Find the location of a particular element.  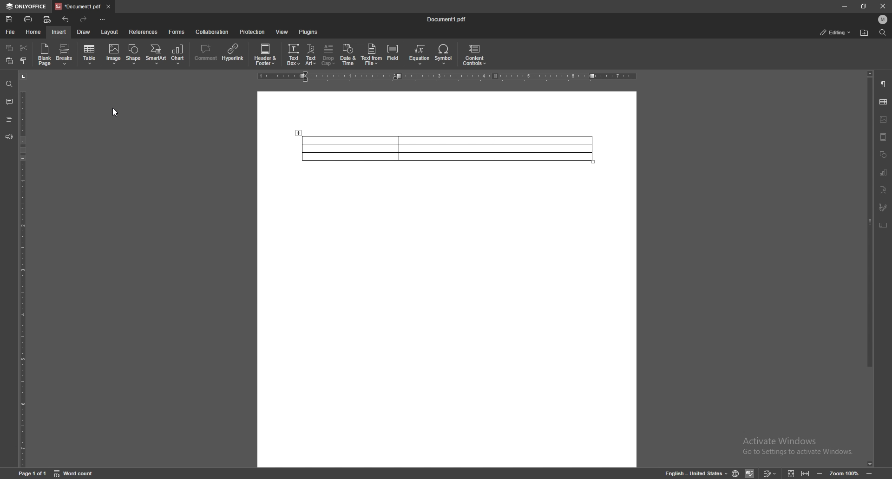

zoom out is located at coordinates (872, 474).